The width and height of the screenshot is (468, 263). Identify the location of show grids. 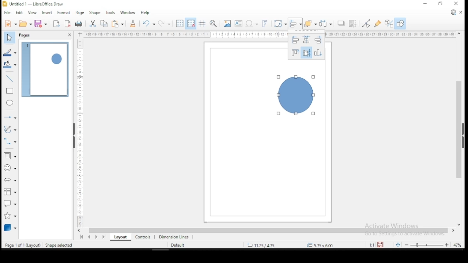
(179, 24).